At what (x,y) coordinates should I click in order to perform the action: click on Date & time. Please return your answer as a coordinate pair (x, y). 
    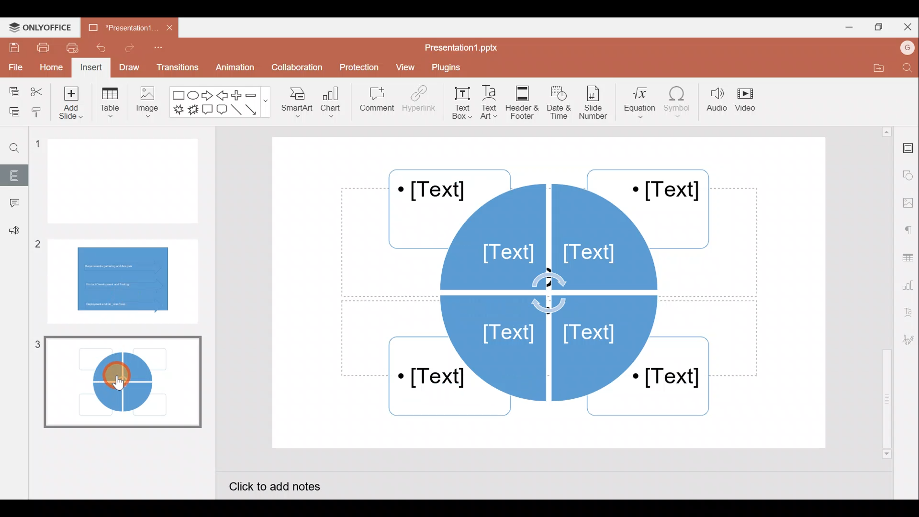
    Looking at the image, I should click on (561, 102).